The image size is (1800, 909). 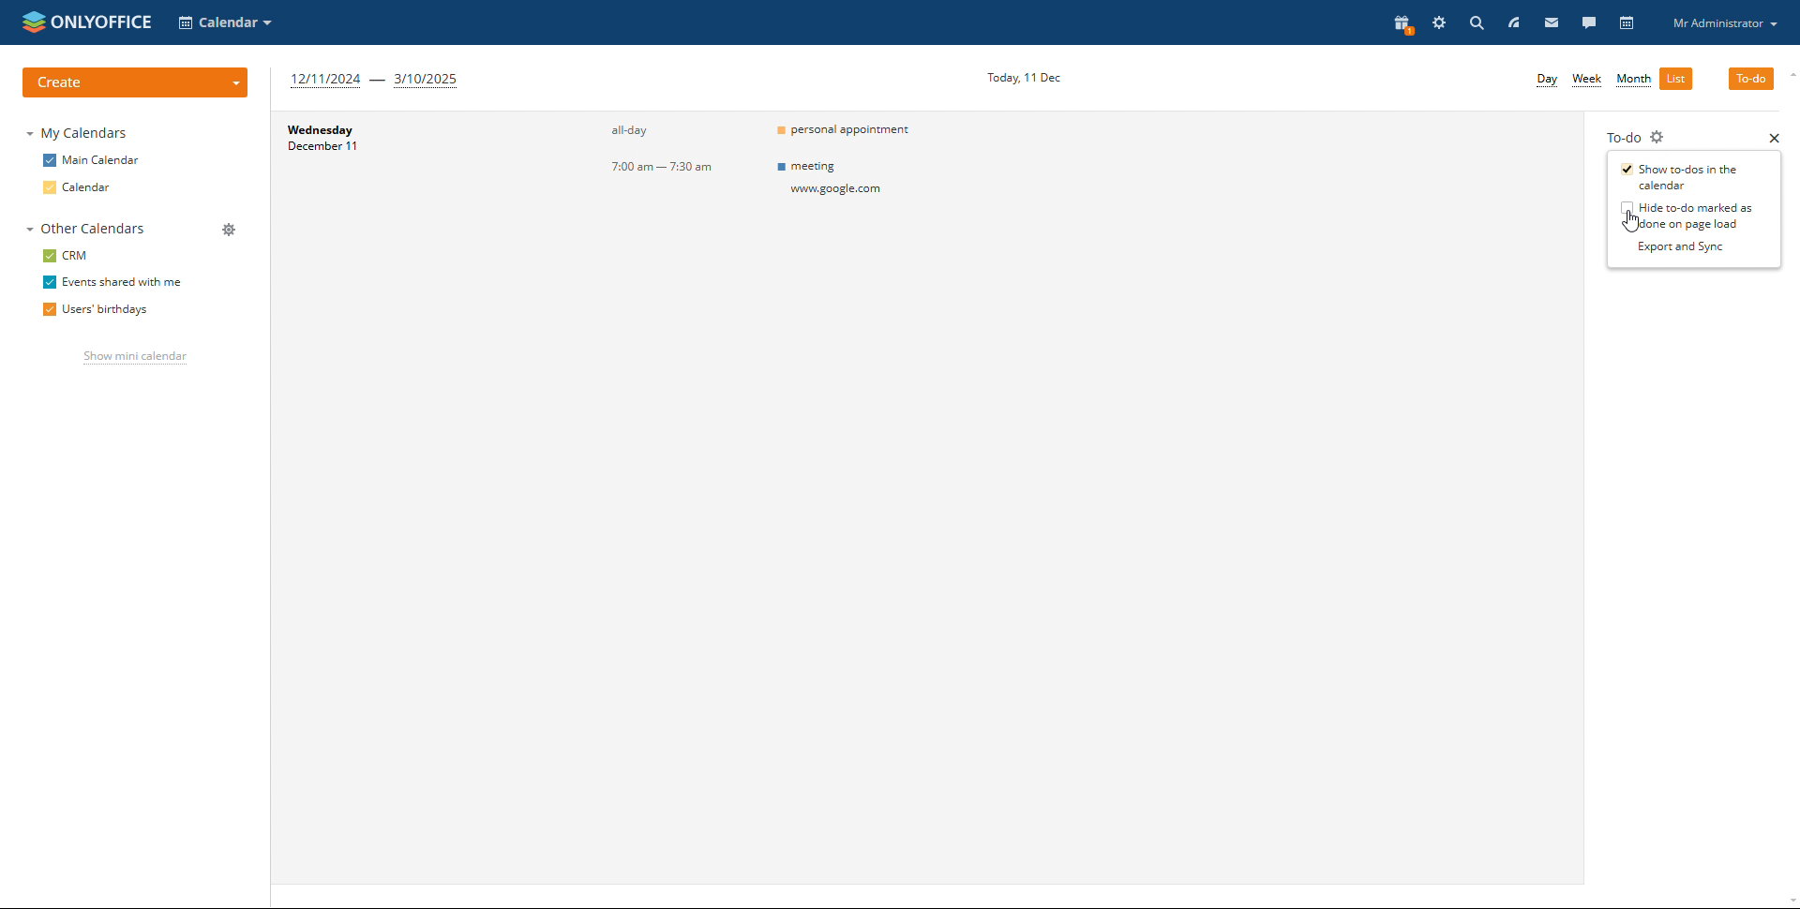 What do you see at coordinates (88, 160) in the screenshot?
I see `main calendar` at bounding box center [88, 160].